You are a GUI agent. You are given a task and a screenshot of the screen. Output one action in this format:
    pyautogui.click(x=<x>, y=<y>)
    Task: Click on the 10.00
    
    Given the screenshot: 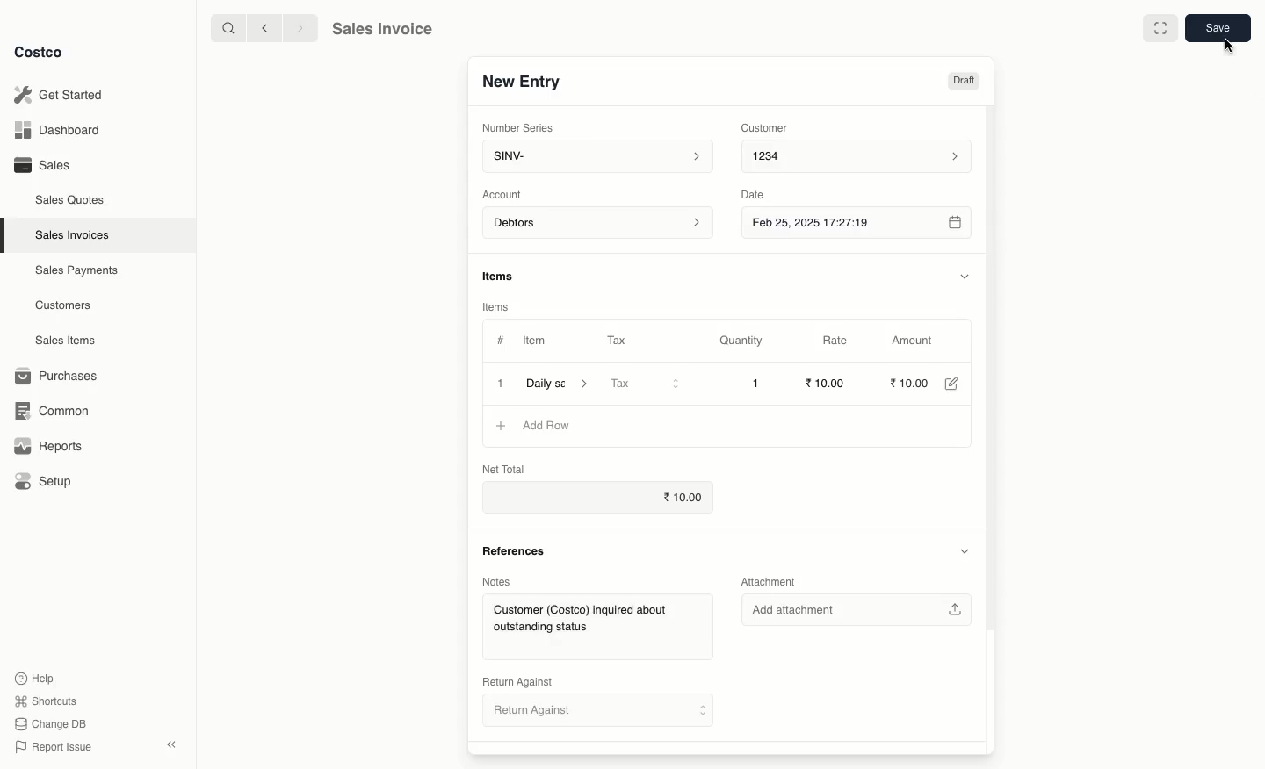 What is the action you would take?
    pyautogui.click(x=677, y=499)
    